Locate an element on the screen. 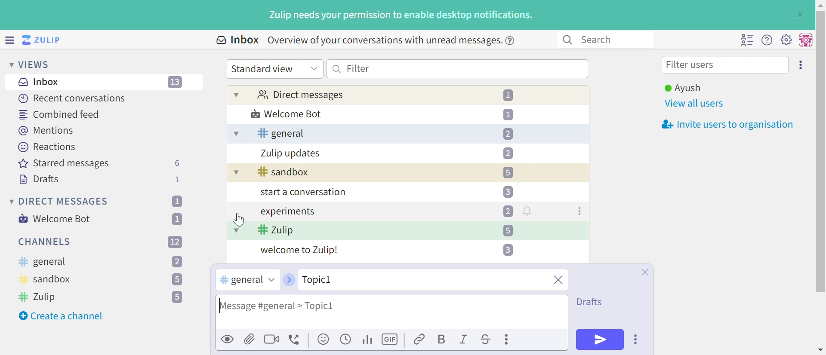  Italic is located at coordinates (464, 340).